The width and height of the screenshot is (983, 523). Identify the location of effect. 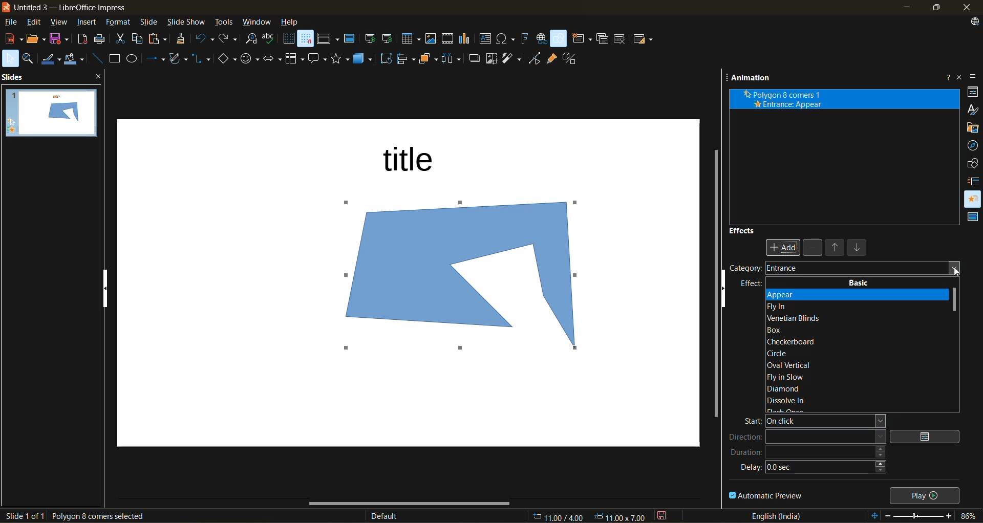
(749, 285).